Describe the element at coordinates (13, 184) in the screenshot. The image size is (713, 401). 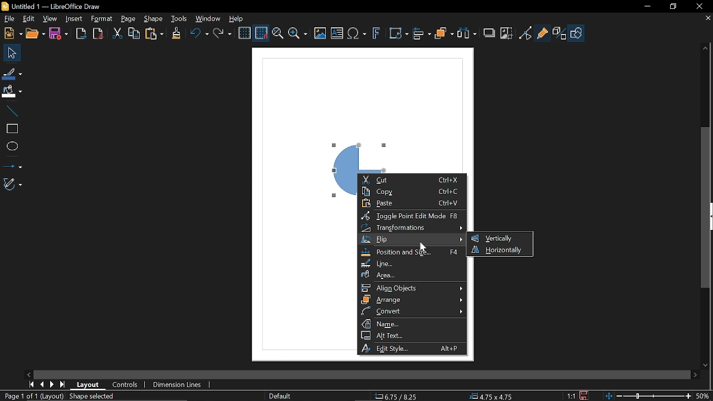
I see `Curve and polygon` at that location.